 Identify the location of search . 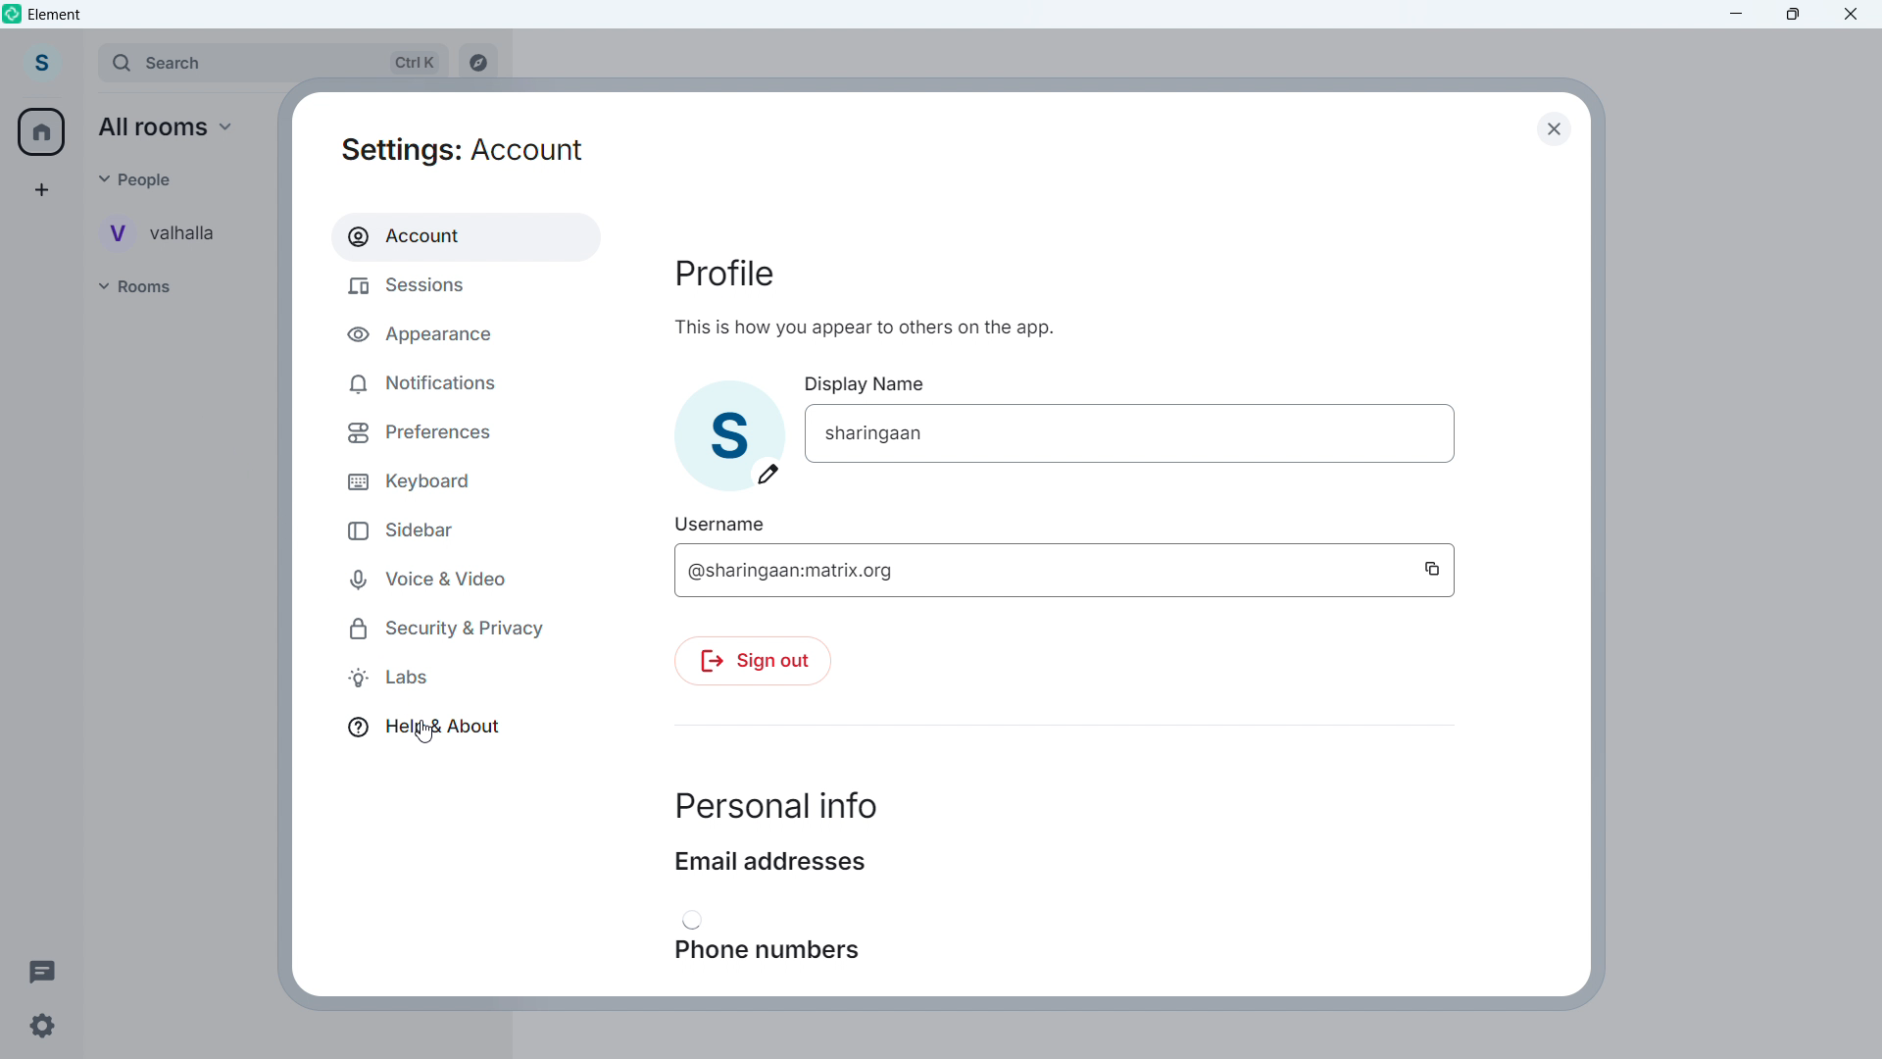
(271, 64).